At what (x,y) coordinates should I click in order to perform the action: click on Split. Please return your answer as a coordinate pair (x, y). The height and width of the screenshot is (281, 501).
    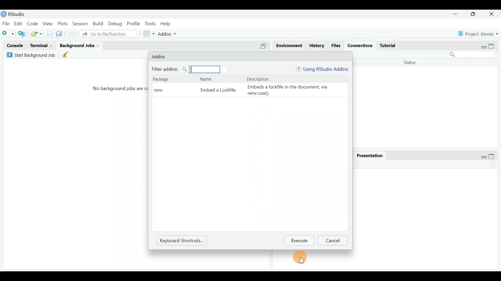
    Looking at the image, I should click on (265, 46).